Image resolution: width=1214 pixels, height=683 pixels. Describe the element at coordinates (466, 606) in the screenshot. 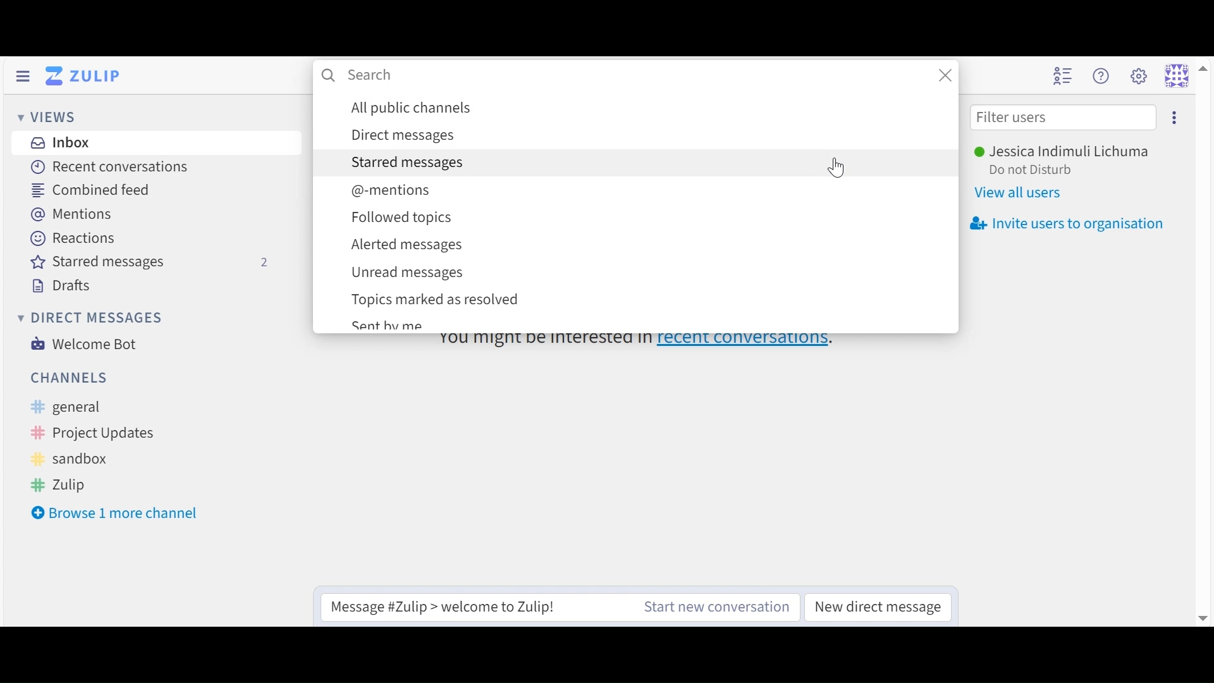

I see `Reply to message` at that location.